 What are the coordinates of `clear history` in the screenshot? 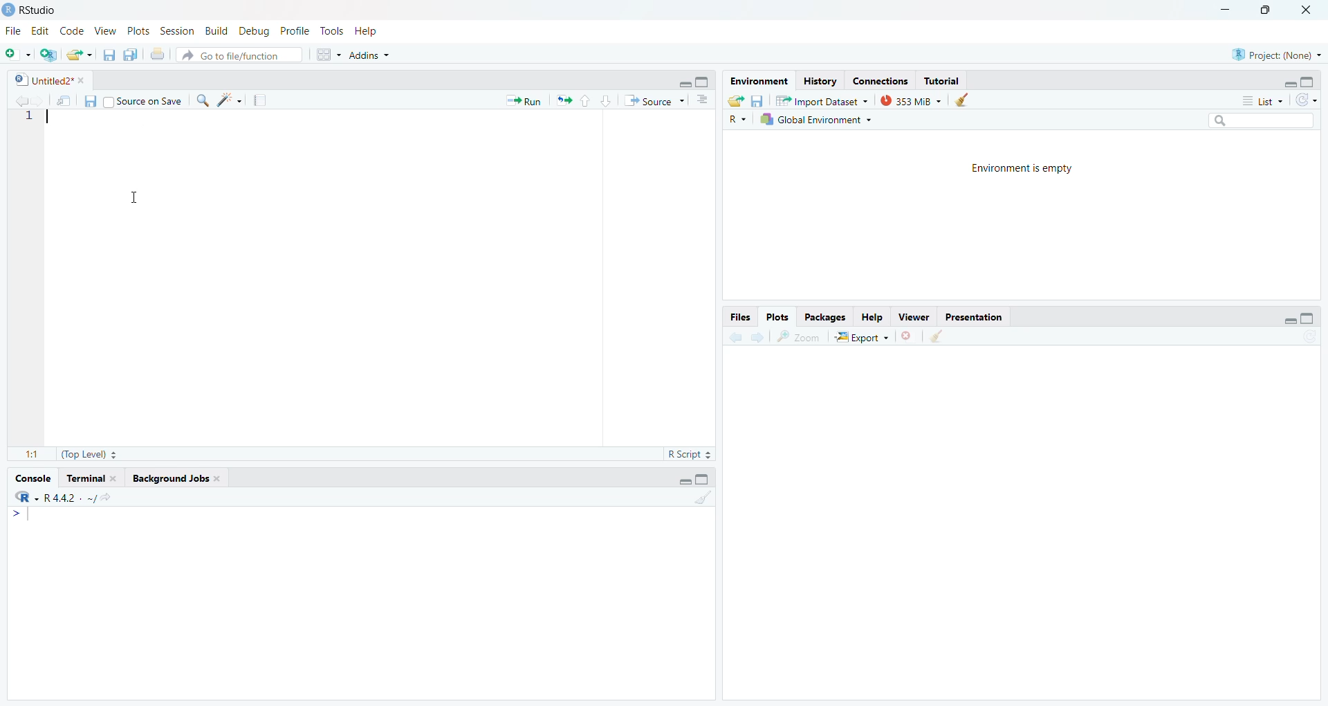 It's located at (968, 100).